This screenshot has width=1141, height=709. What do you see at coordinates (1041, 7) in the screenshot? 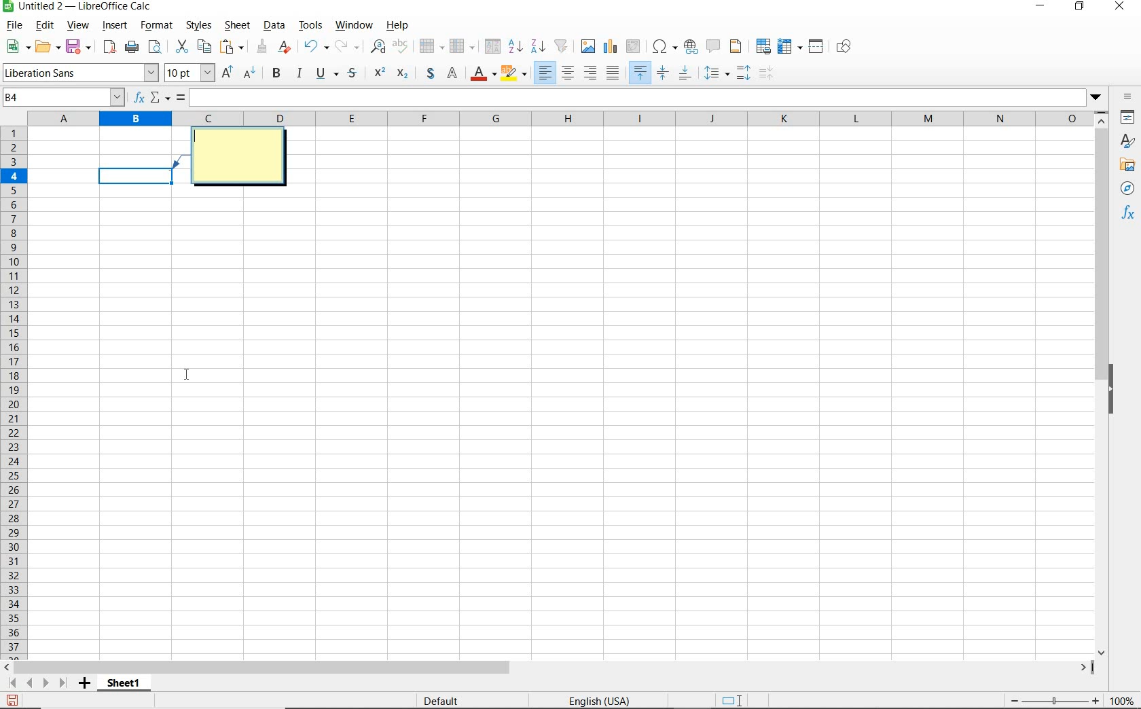
I see `minimize` at bounding box center [1041, 7].